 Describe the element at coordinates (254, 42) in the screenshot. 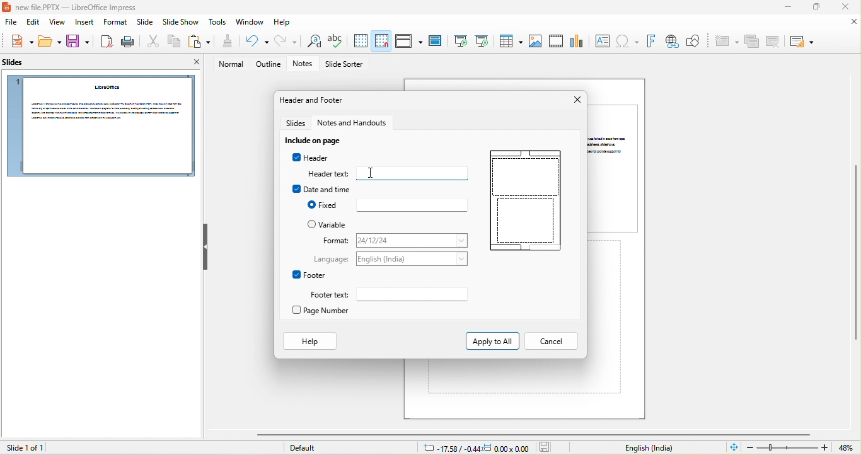

I see `undo` at that location.